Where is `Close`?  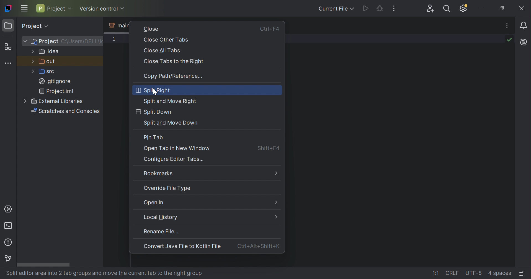 Close is located at coordinates (520, 9).